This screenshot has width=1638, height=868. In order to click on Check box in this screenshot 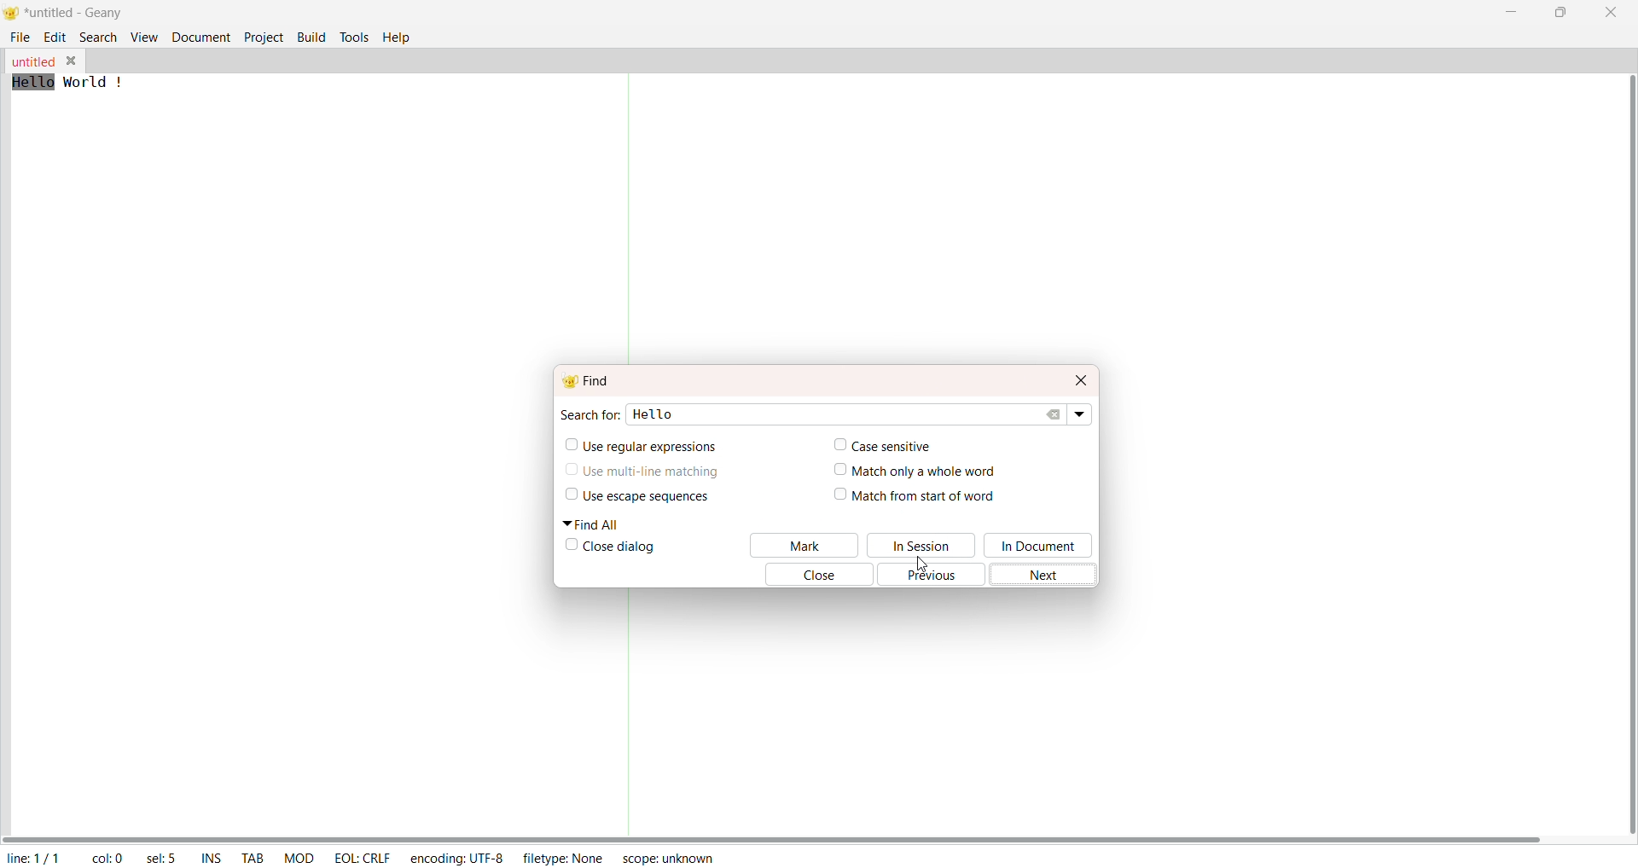, I will do `click(834, 472)`.